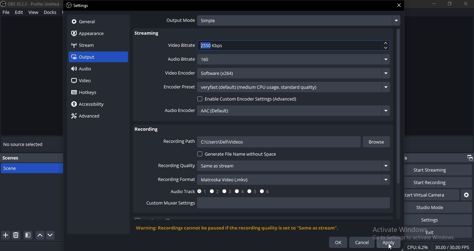  What do you see at coordinates (469, 158) in the screenshot?
I see `restore` at bounding box center [469, 158].